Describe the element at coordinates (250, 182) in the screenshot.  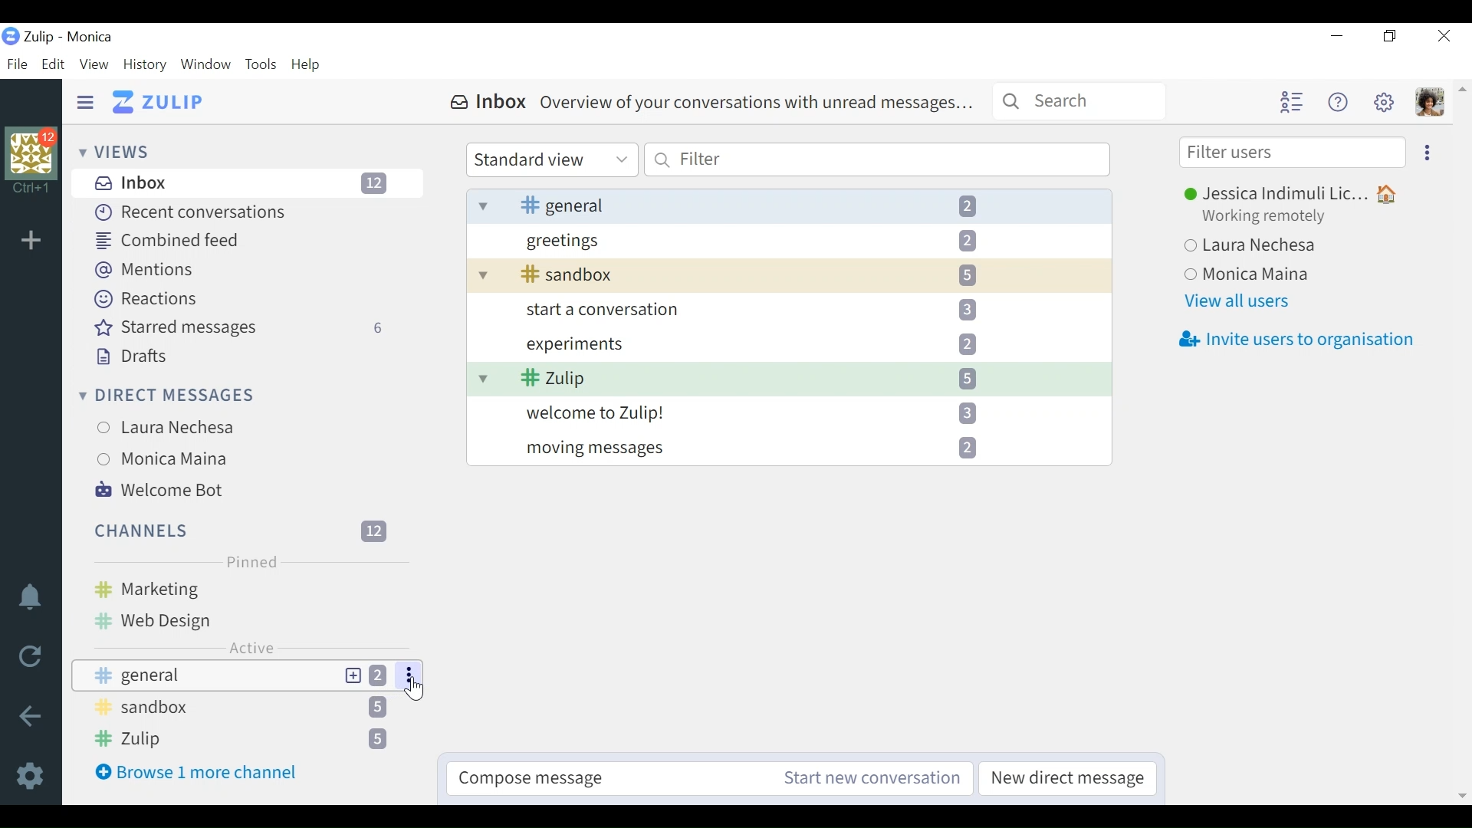
I see `Inbox 12` at that location.